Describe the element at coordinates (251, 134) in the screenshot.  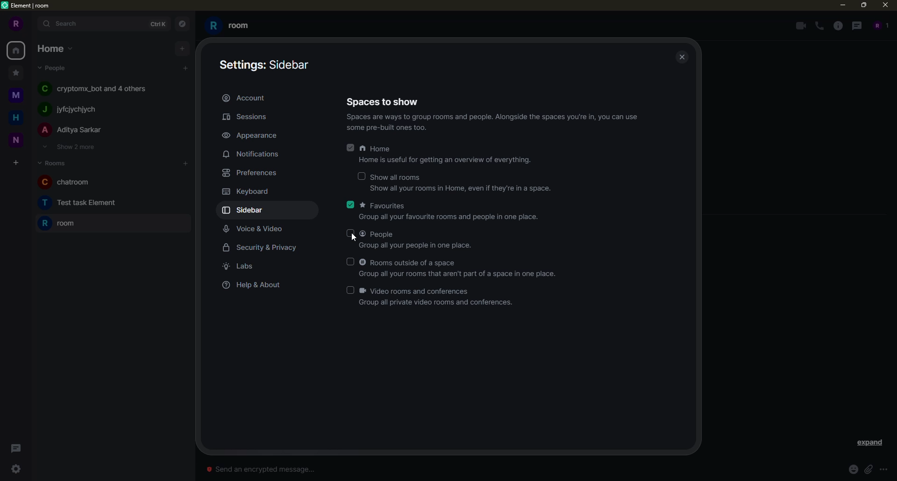
I see `appearance` at that location.